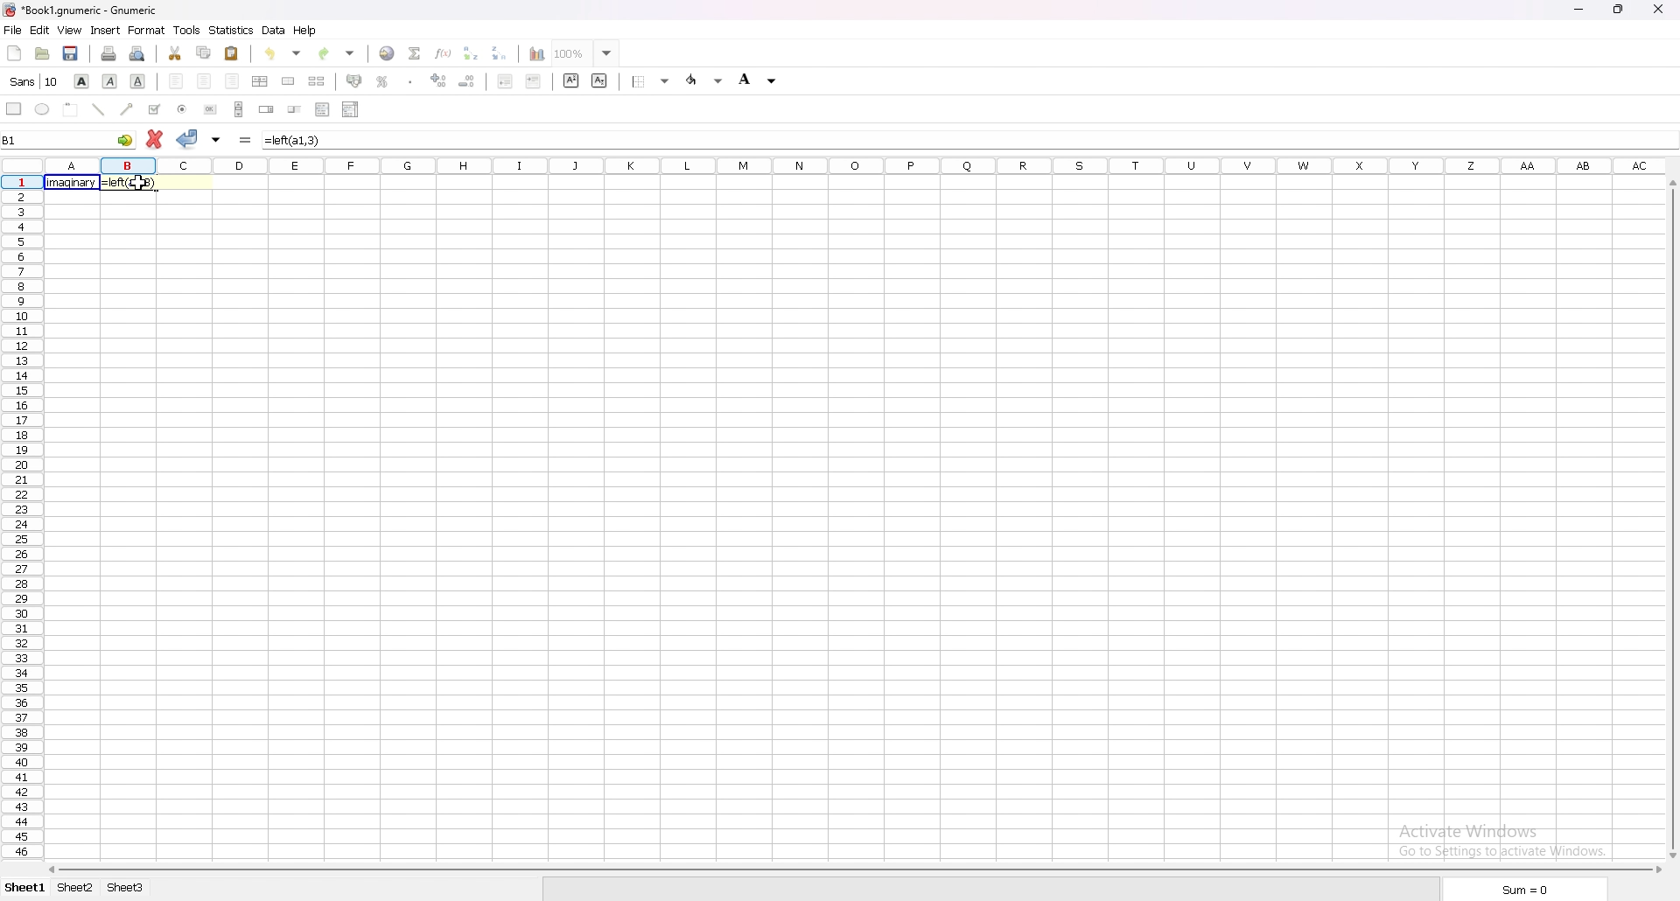 This screenshot has width=1680, height=901. I want to click on right align, so click(233, 80).